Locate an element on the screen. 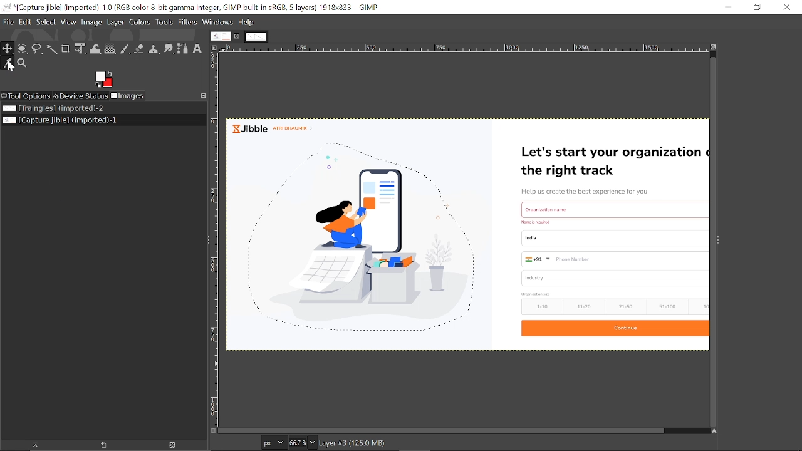  Side bar menu is located at coordinates (717, 241).